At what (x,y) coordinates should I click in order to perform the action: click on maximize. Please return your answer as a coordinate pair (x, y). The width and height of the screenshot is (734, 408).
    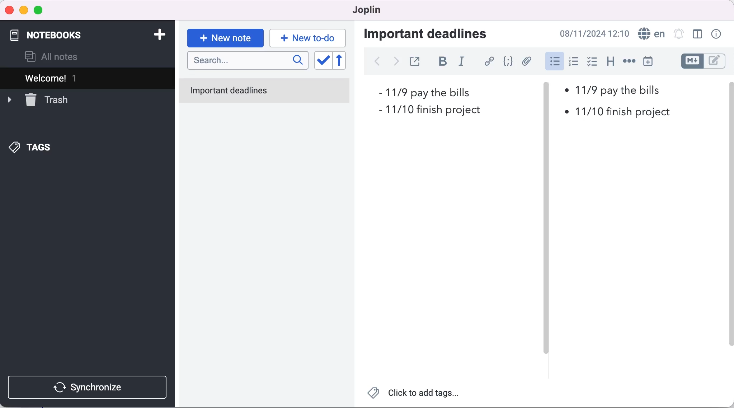
    Looking at the image, I should click on (41, 10).